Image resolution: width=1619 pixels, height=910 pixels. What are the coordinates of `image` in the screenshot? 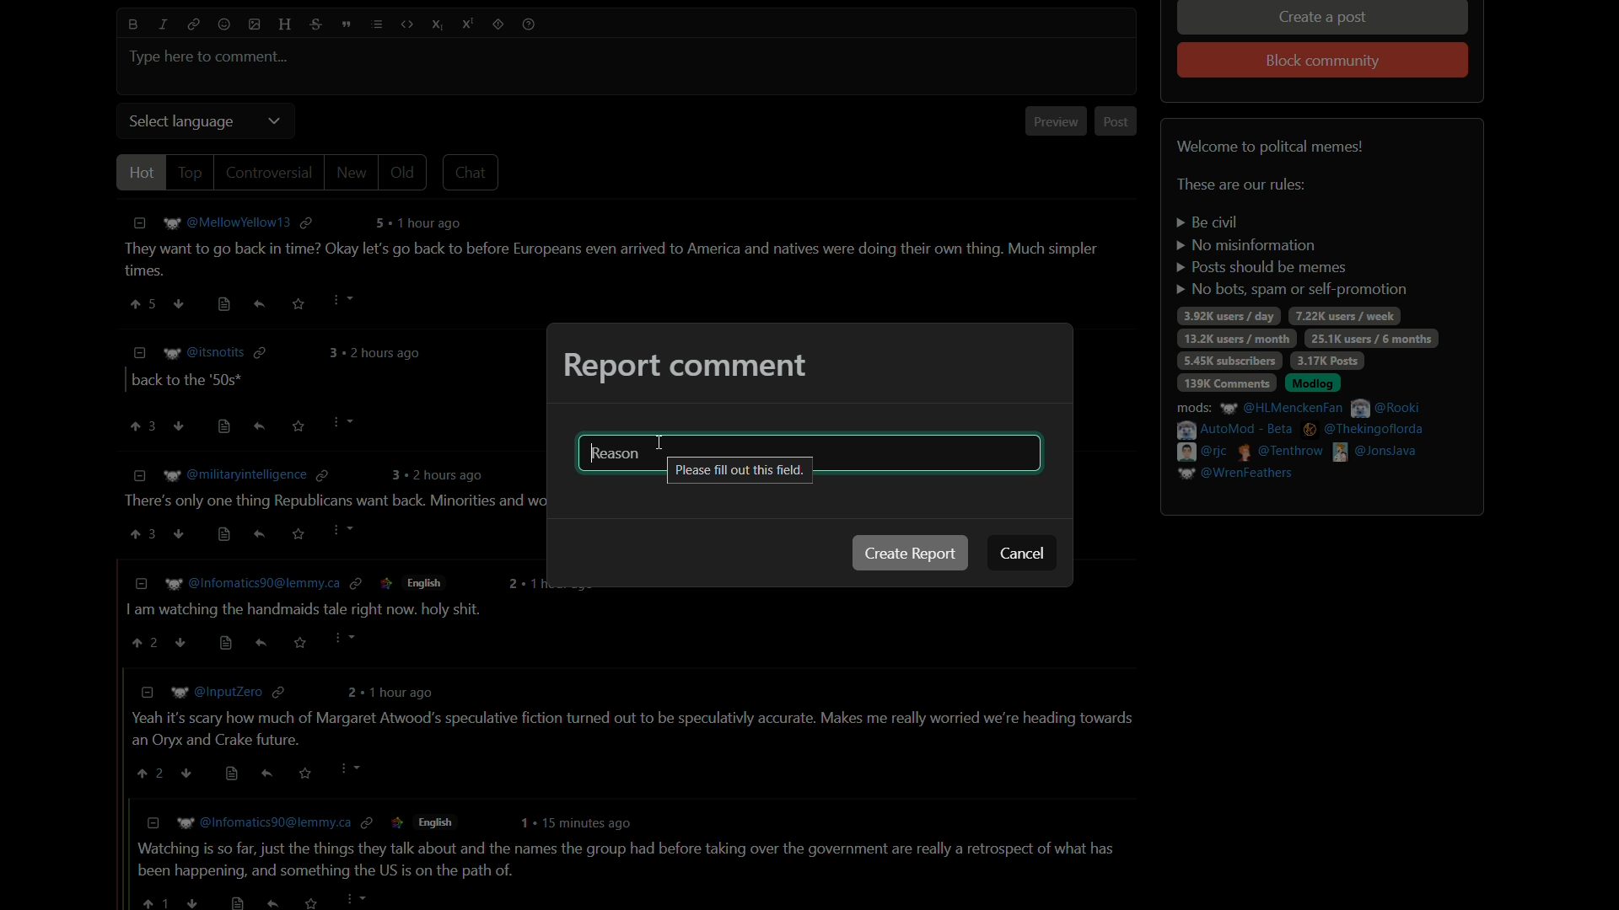 It's located at (255, 24).